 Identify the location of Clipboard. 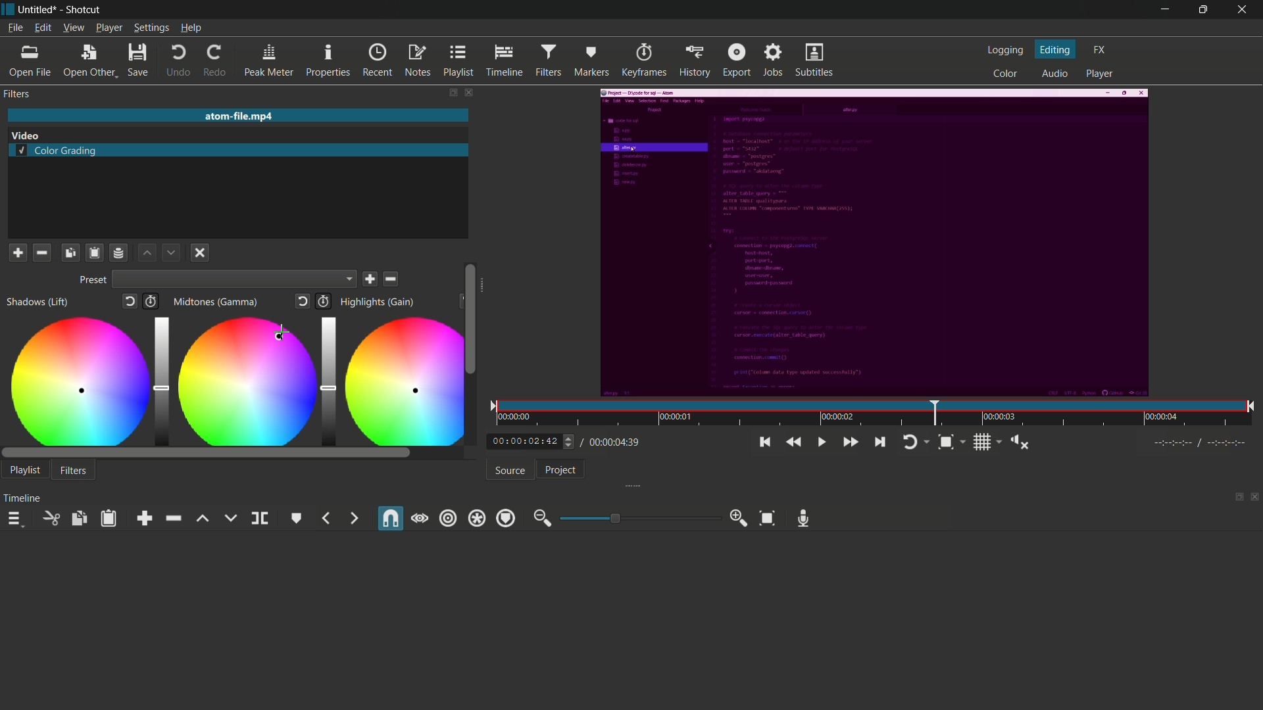
(93, 252).